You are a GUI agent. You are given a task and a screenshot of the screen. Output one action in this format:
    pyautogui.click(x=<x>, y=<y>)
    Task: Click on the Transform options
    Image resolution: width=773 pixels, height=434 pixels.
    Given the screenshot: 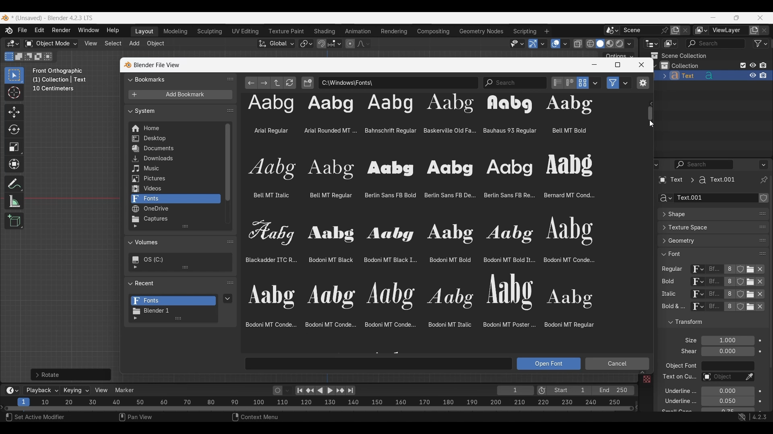 What is the action you would take?
    pyautogui.click(x=618, y=55)
    